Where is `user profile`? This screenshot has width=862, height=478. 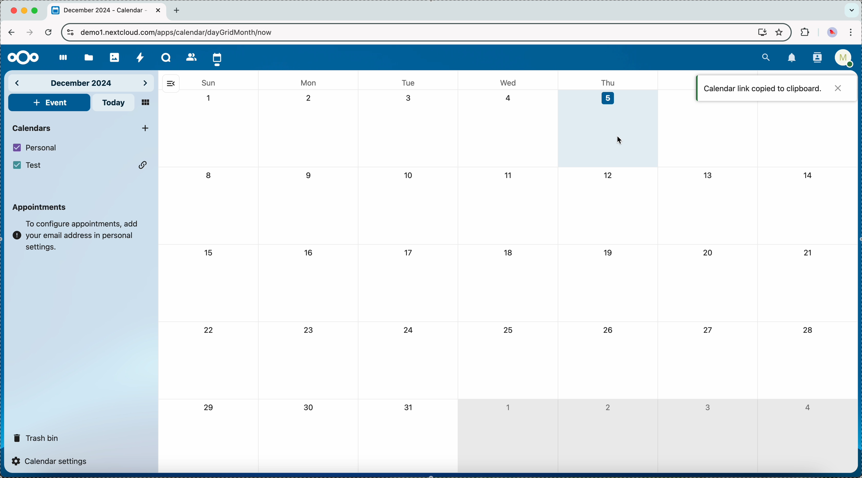
user profile is located at coordinates (844, 60).